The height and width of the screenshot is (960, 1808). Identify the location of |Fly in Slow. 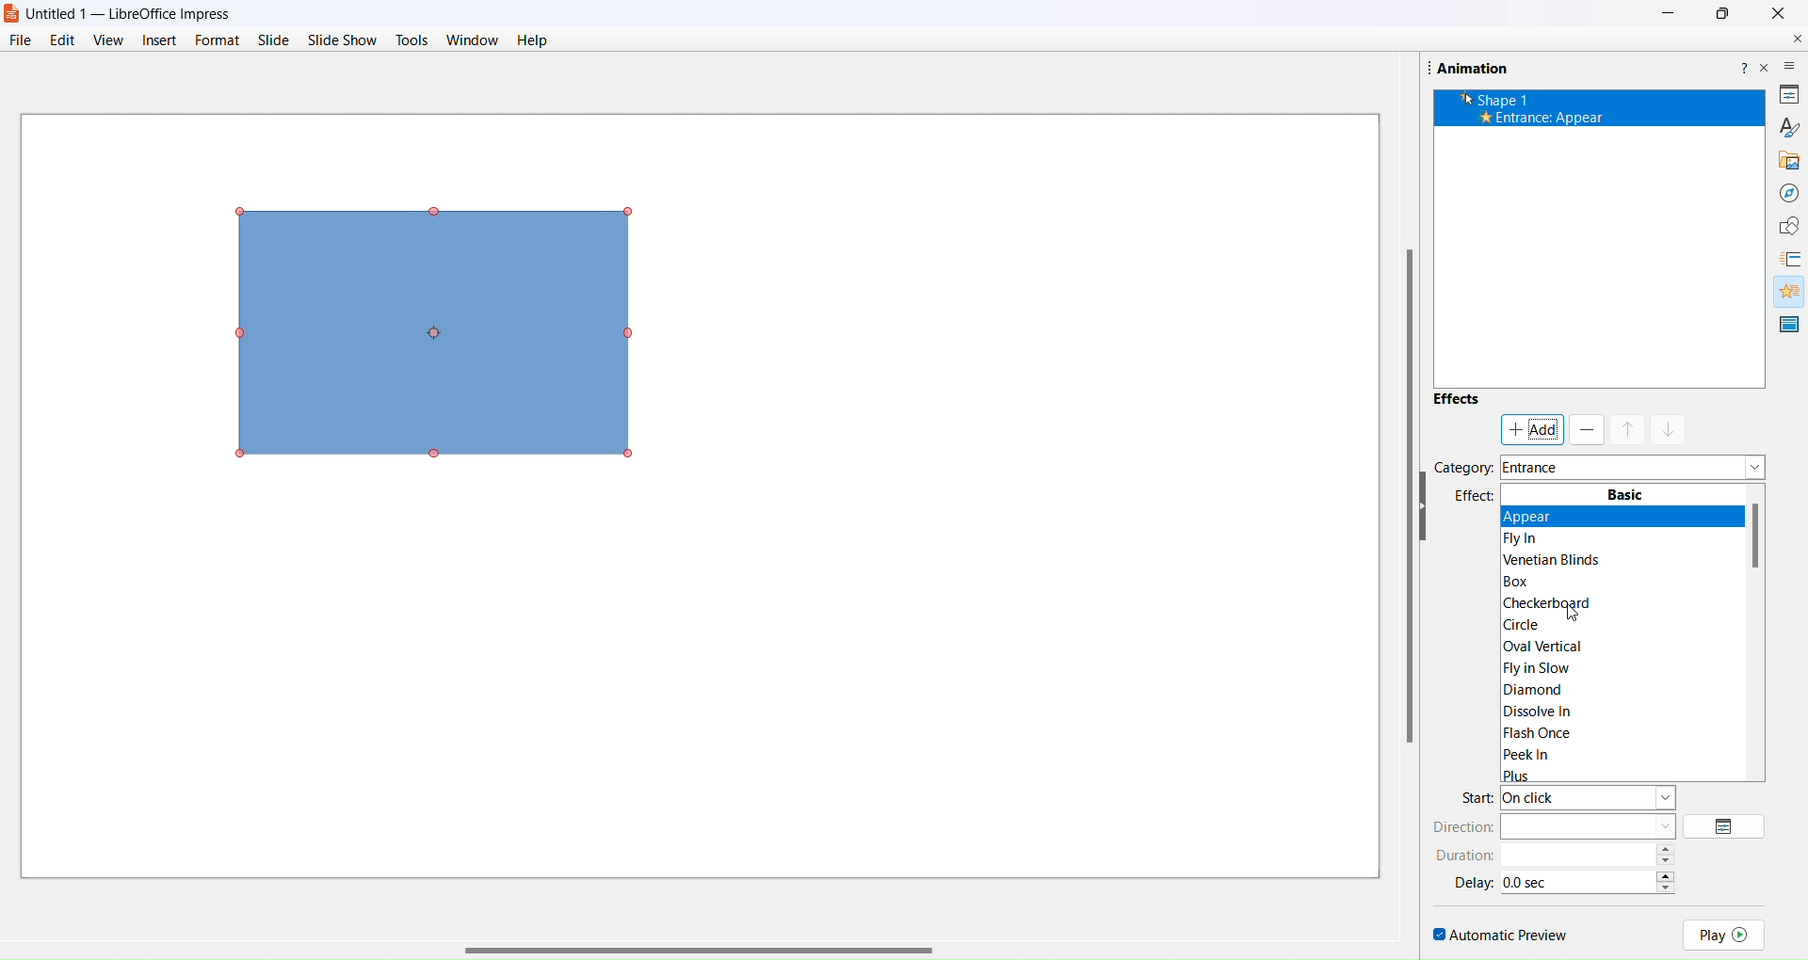
(1556, 666).